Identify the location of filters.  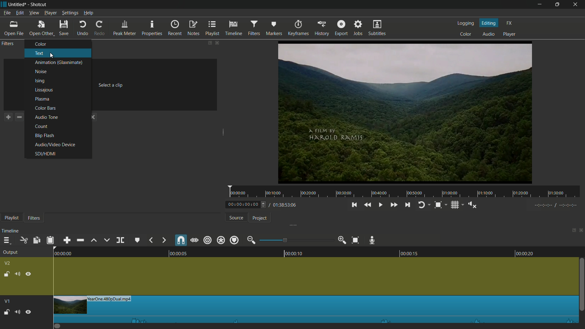
(35, 218).